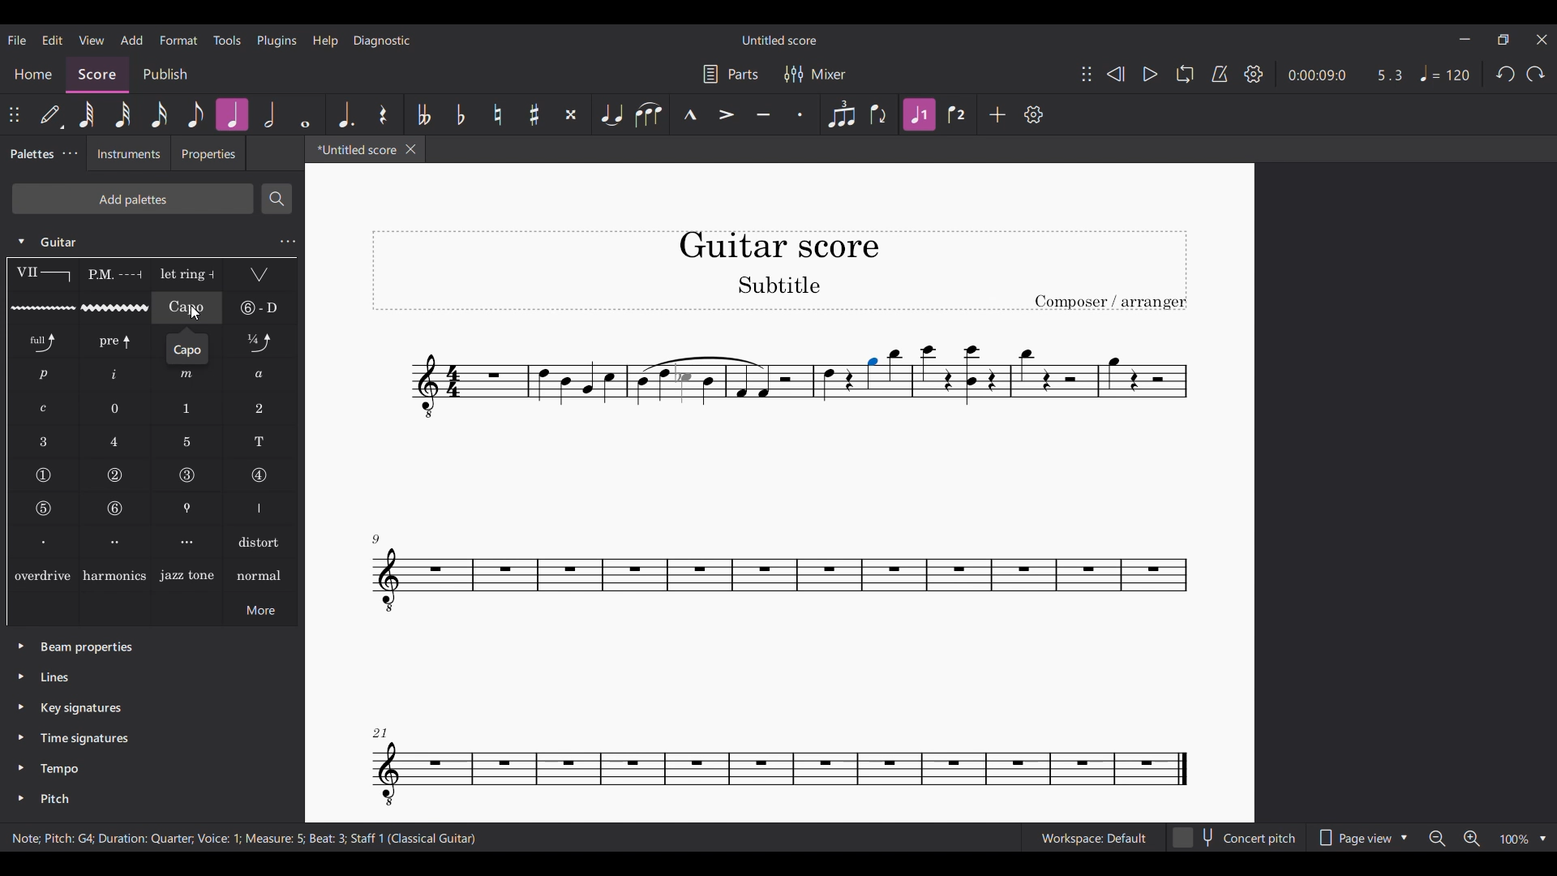 The image size is (1557, 876). Describe the element at coordinates (187, 307) in the screenshot. I see `Capo` at that location.